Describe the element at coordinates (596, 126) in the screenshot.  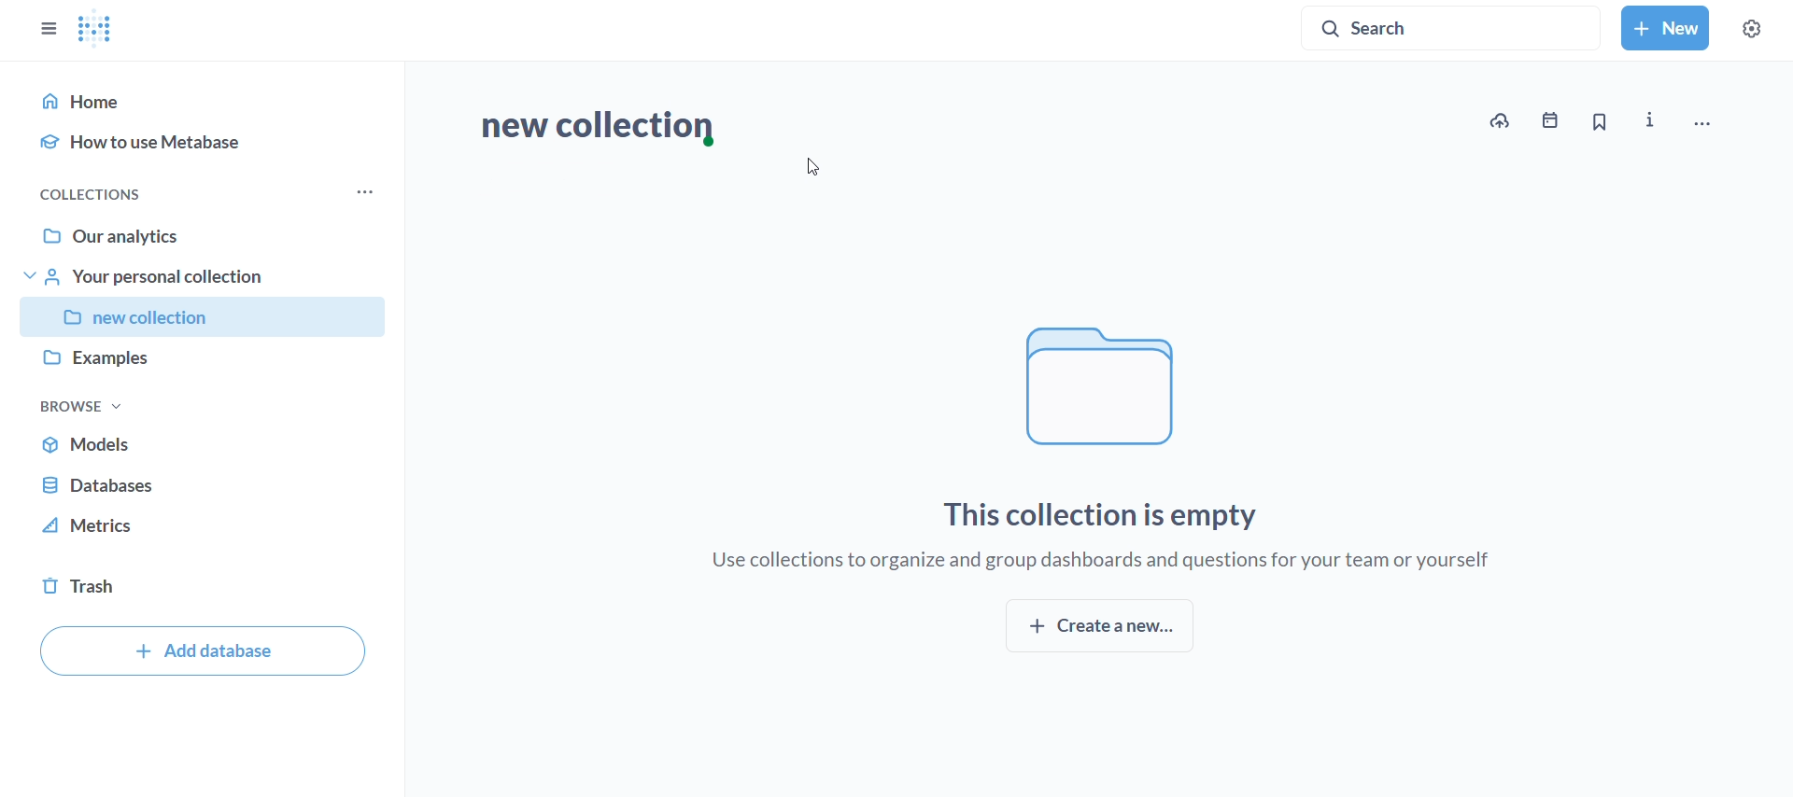
I see `new collection` at that location.